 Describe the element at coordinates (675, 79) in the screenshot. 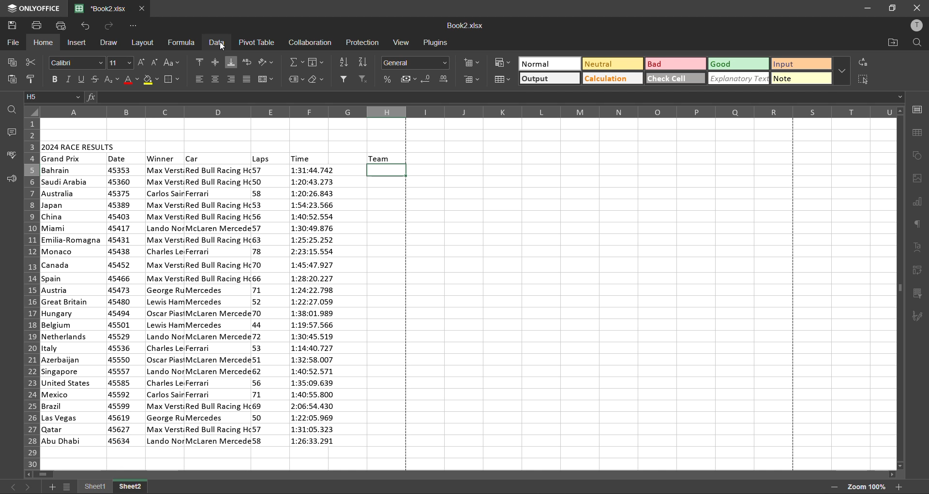

I see `check cell` at that location.